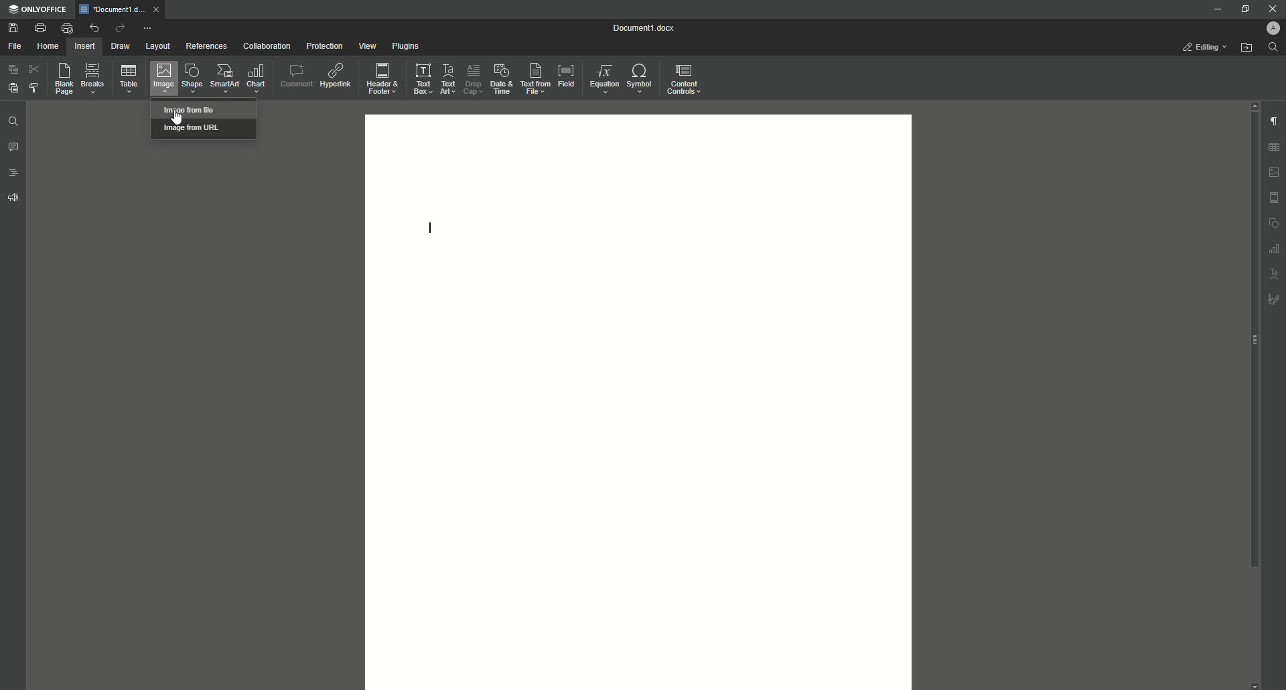 This screenshot has width=1286, height=690. What do you see at coordinates (191, 111) in the screenshot?
I see `Image from file` at bounding box center [191, 111].